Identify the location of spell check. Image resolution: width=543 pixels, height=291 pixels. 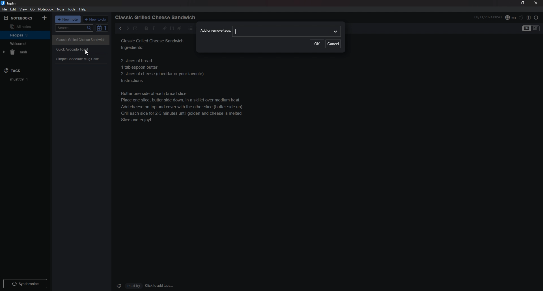
(510, 17).